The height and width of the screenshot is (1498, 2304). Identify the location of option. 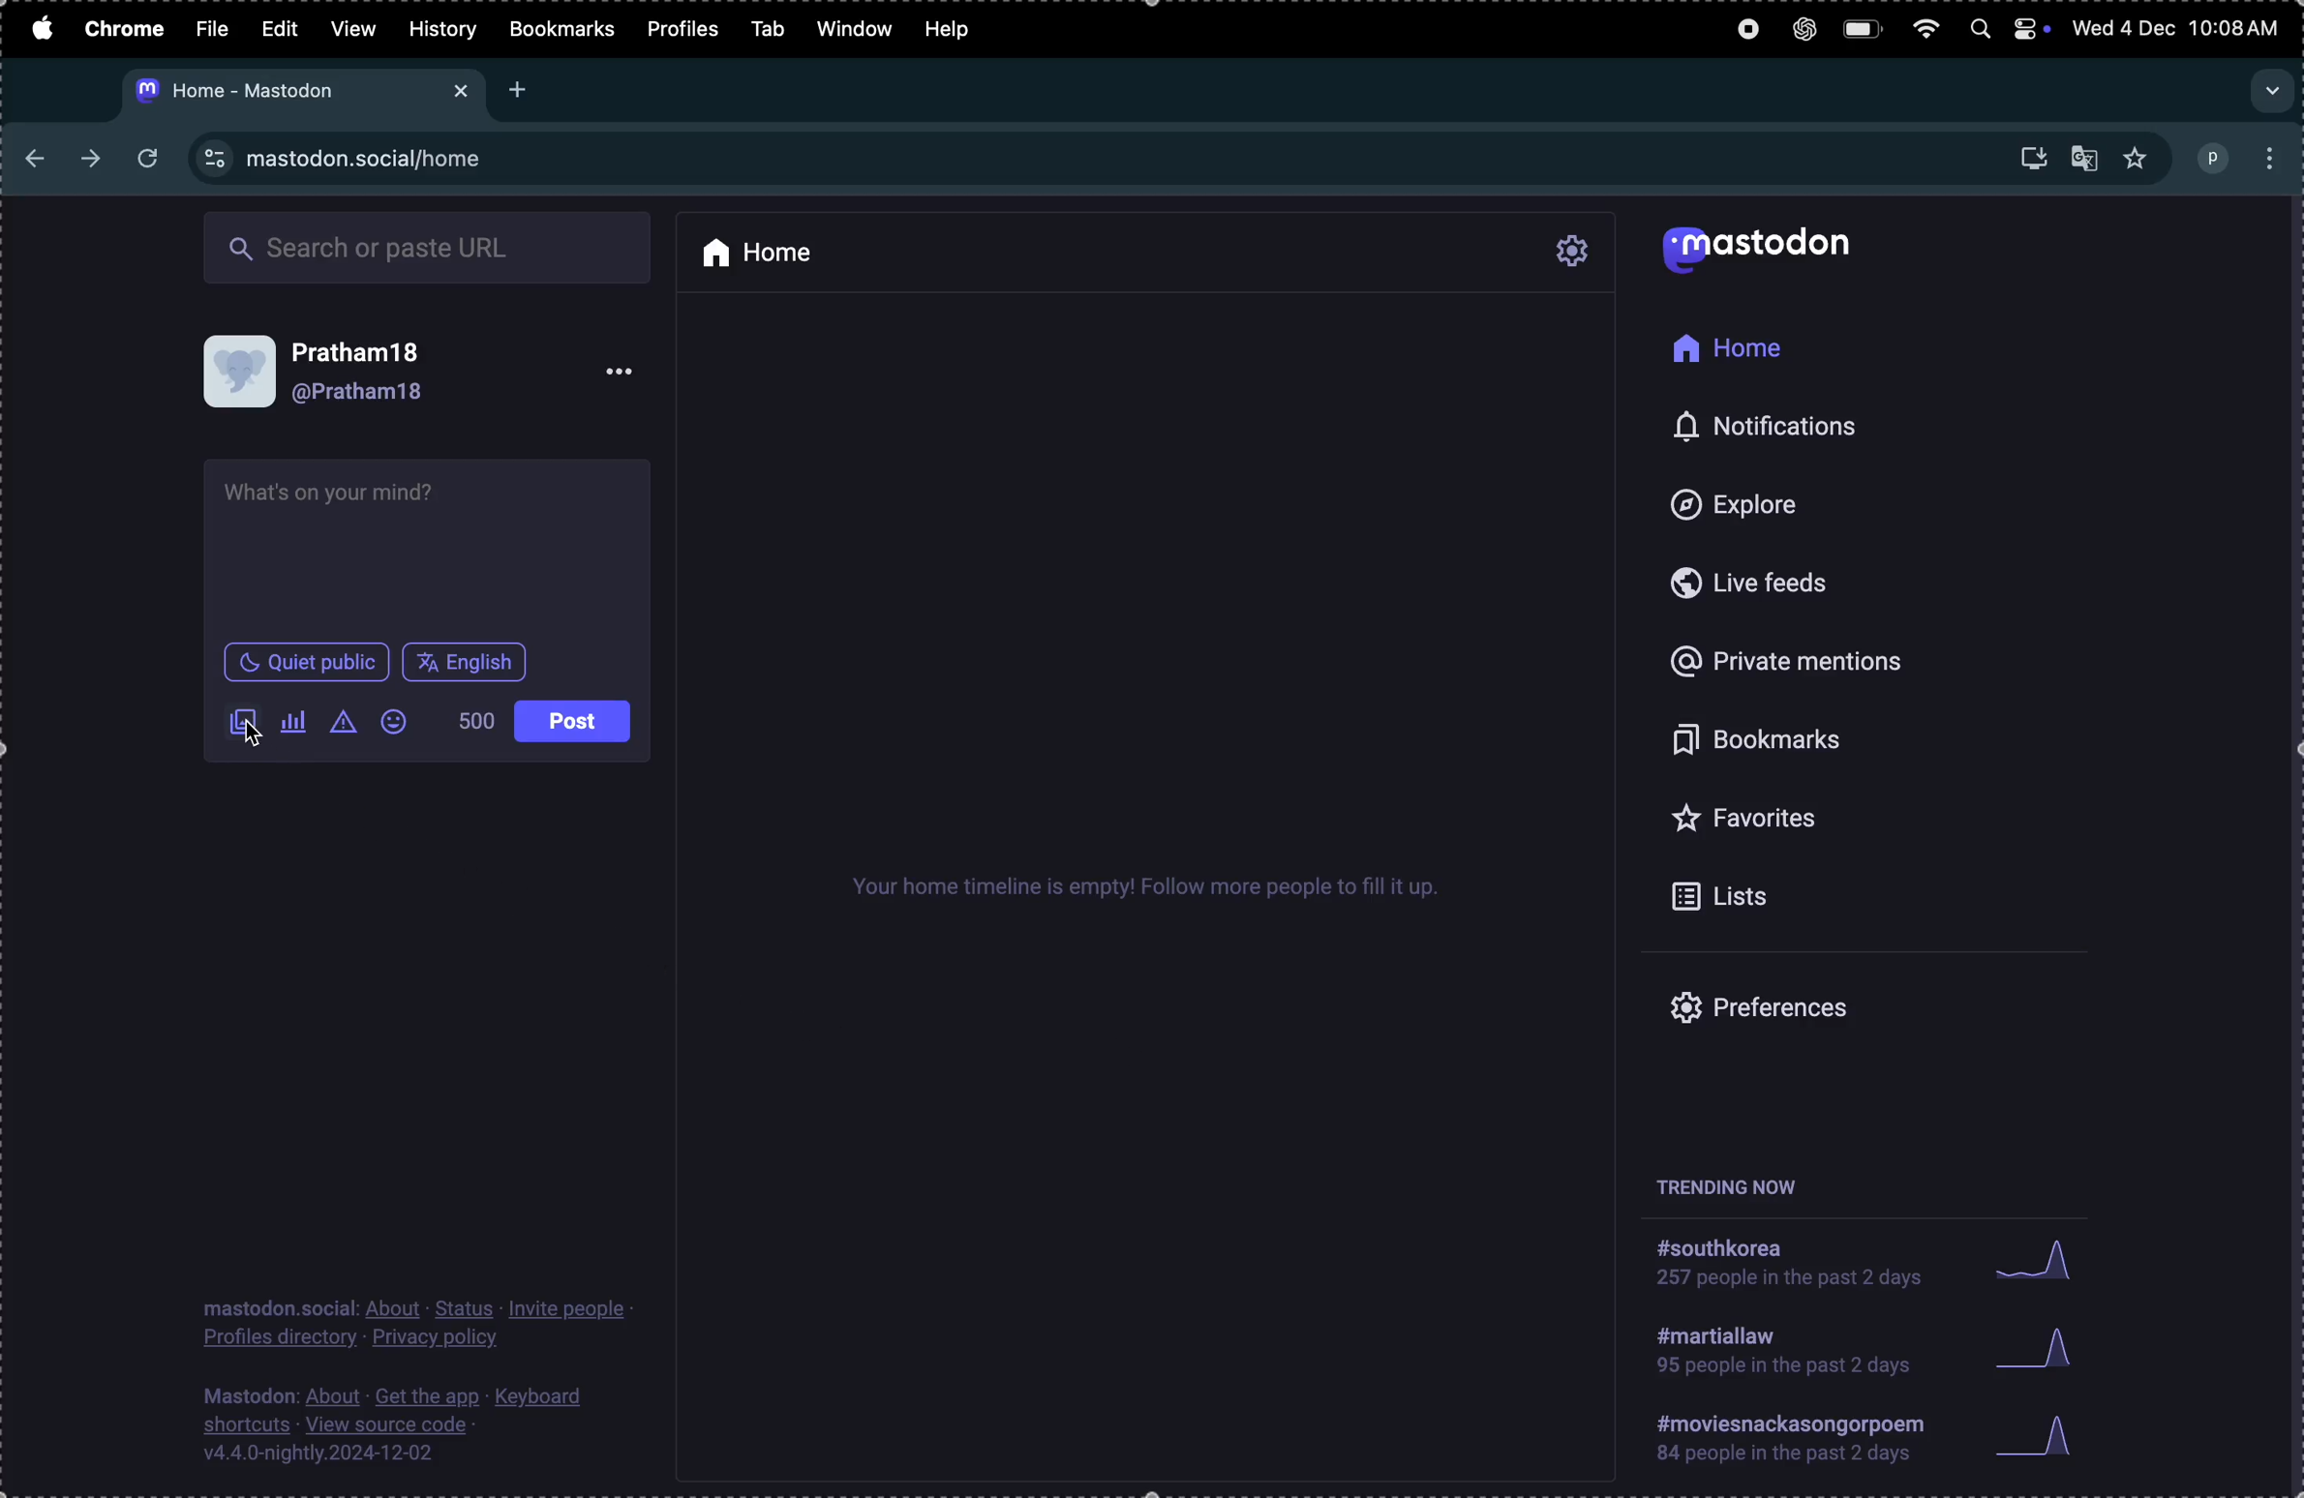
(620, 375).